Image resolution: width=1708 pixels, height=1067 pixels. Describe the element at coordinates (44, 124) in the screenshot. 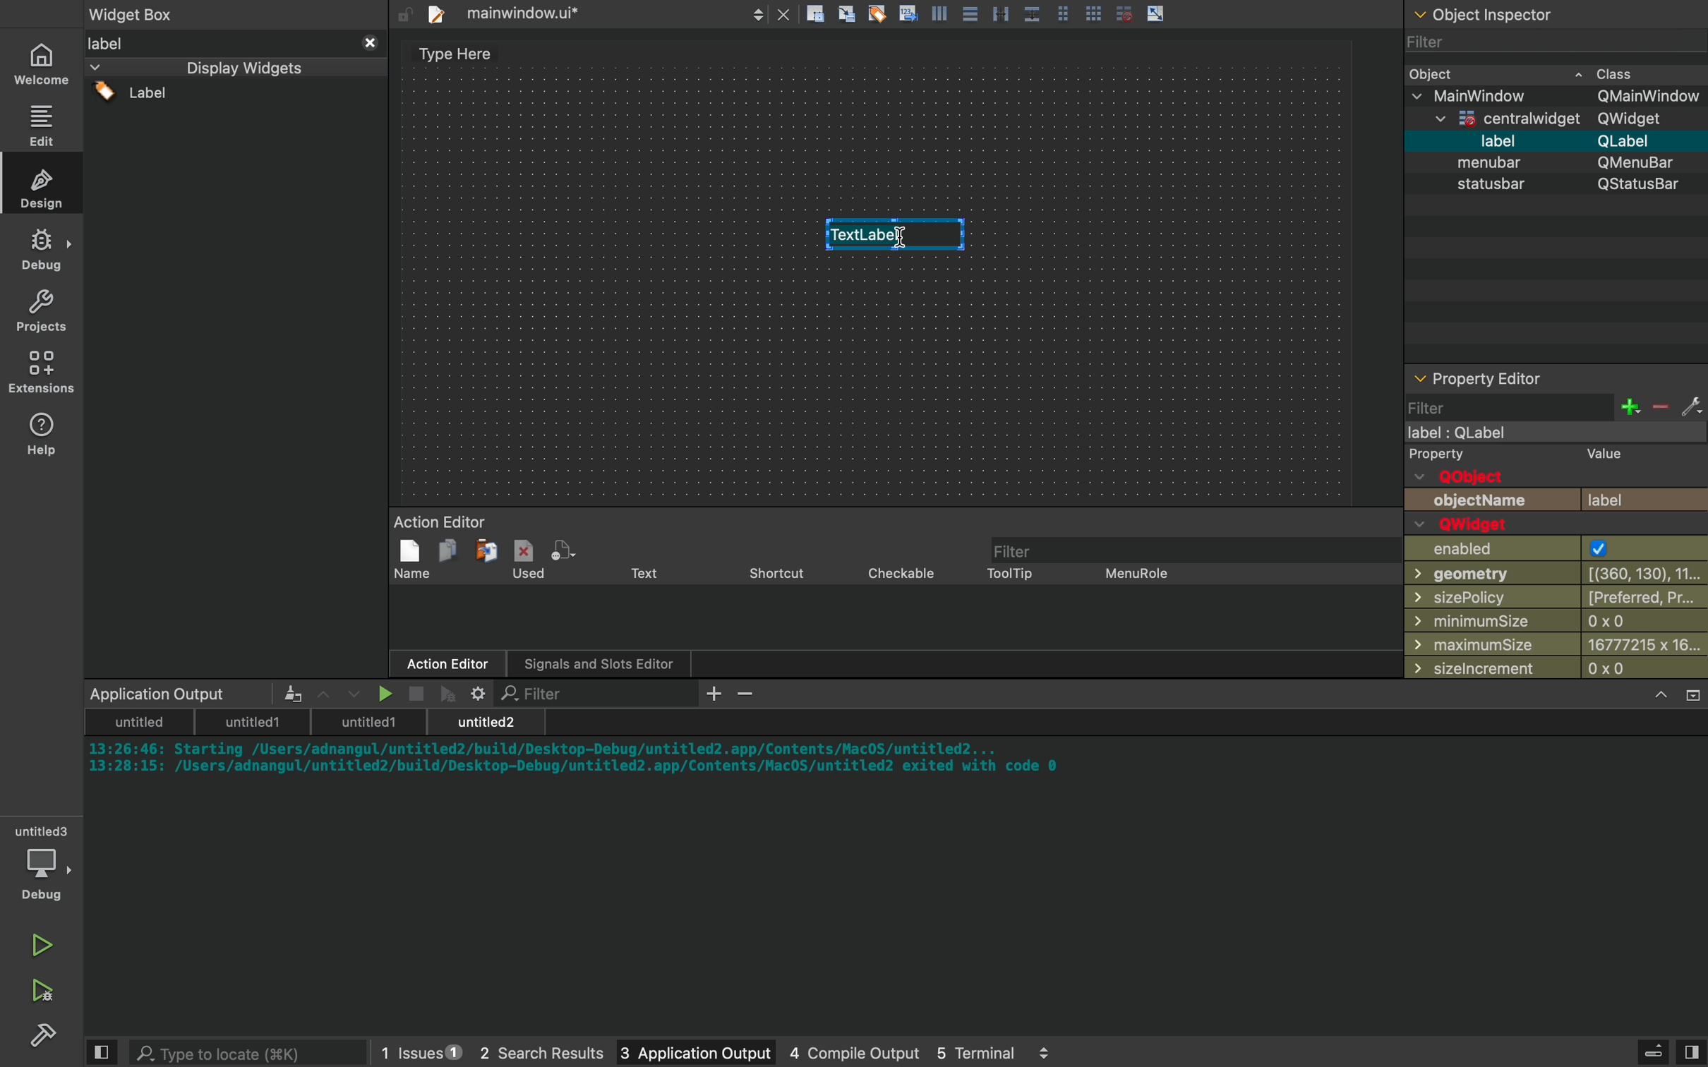

I see `edit` at that location.